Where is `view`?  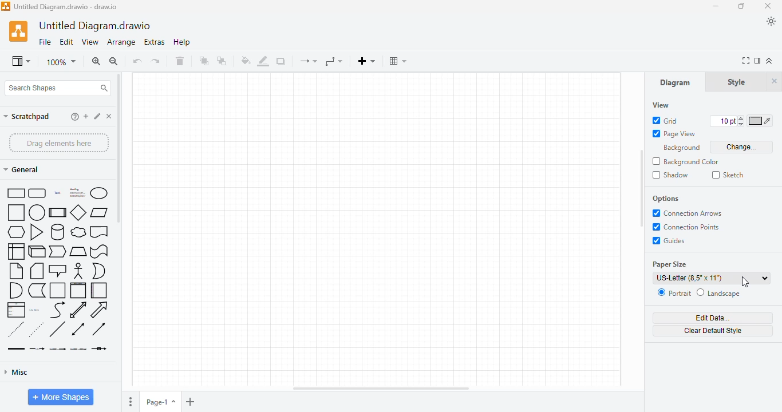 view is located at coordinates (661, 105).